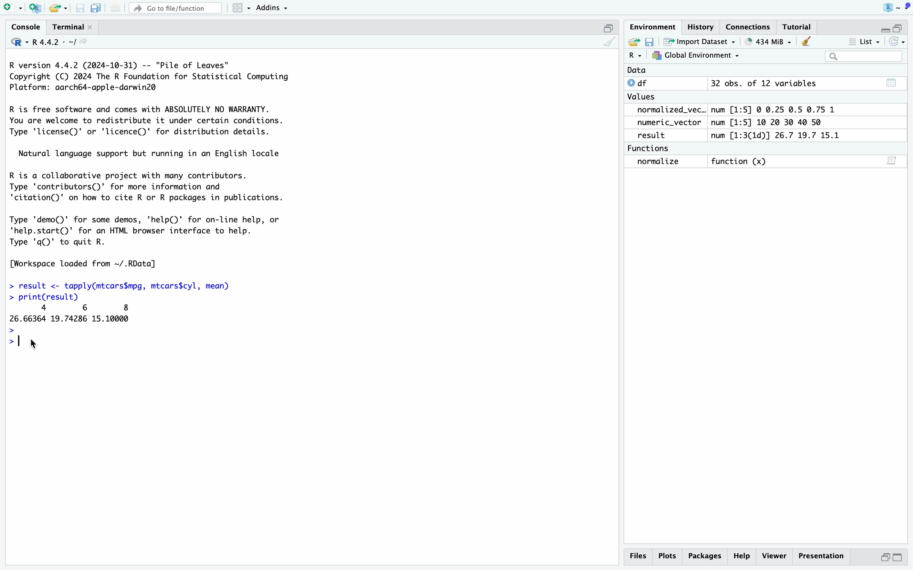 This screenshot has width=913, height=570. What do you see at coordinates (897, 41) in the screenshot?
I see `Refresh list` at bounding box center [897, 41].